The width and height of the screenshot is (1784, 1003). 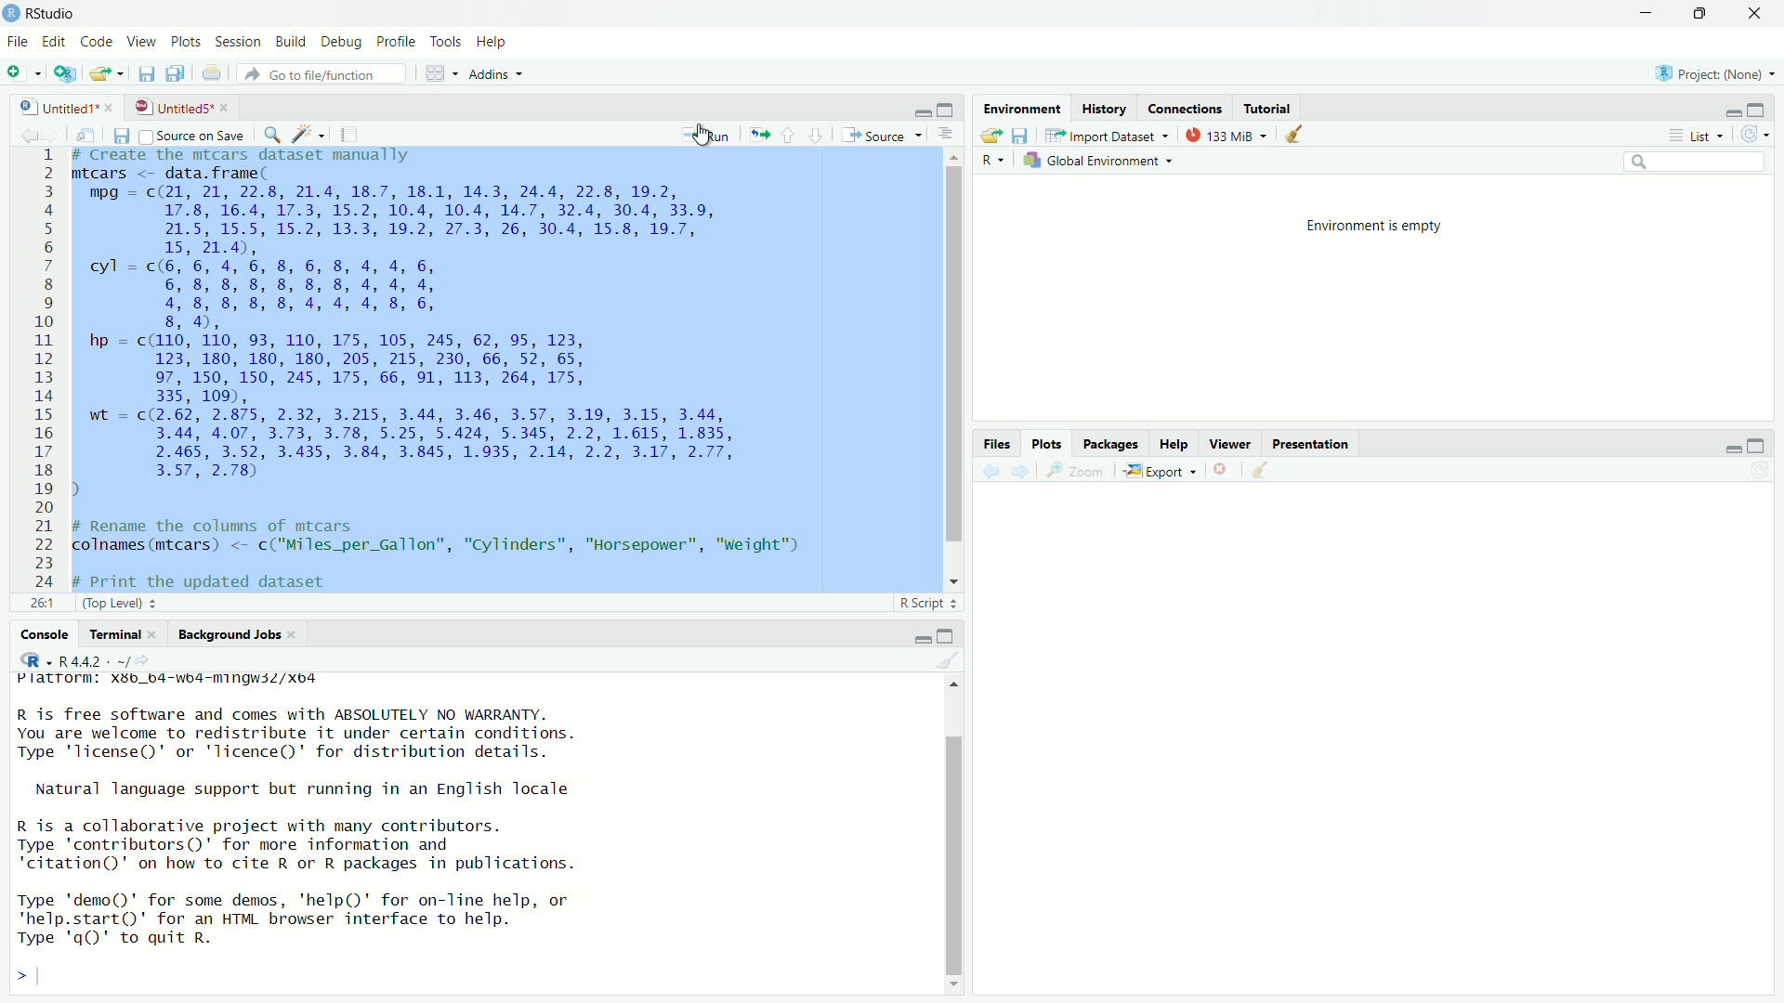 I want to click on maximise, so click(x=950, y=634).